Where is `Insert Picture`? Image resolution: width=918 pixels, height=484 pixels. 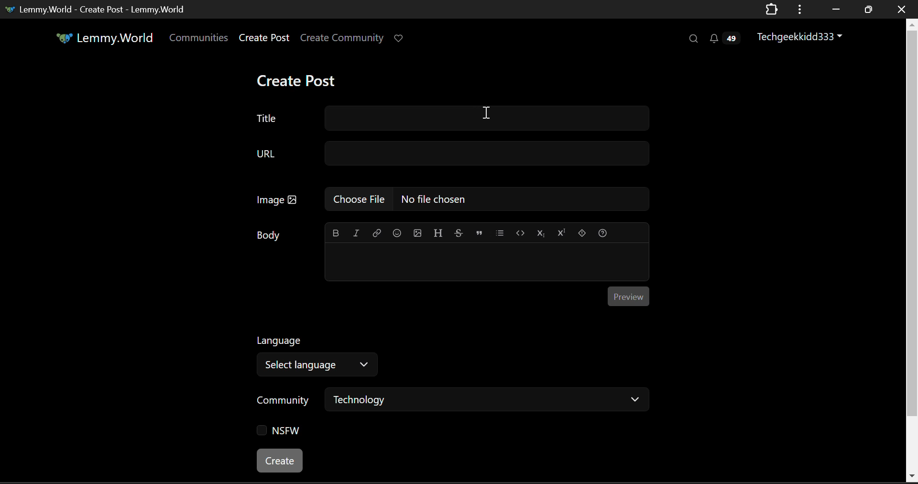 Insert Picture is located at coordinates (418, 234).